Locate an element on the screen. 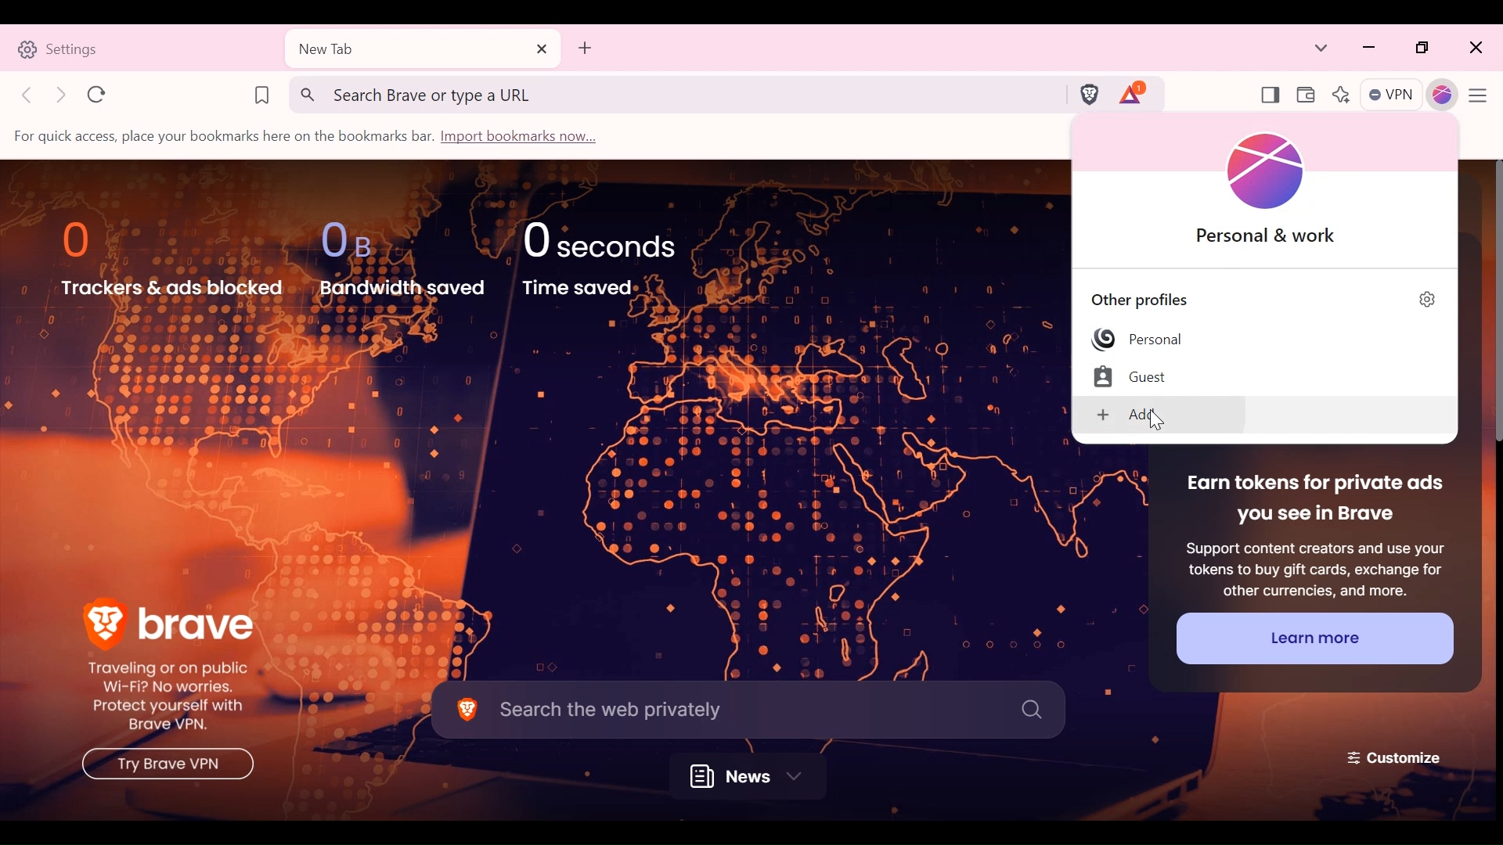 This screenshot has width=1503, height=845. Manage profiles is located at coordinates (1429, 300).